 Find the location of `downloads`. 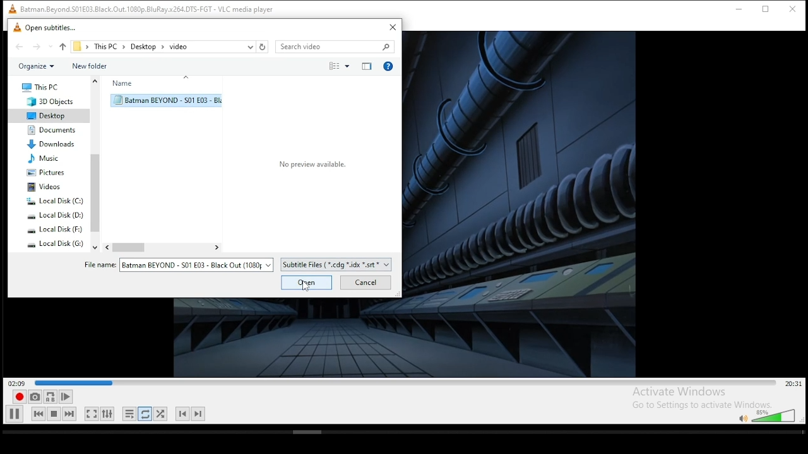

downloads is located at coordinates (53, 144).